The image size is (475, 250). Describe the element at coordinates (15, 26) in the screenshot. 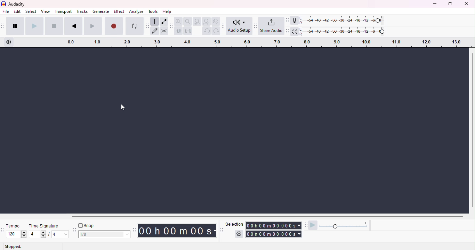

I see `pause` at that location.